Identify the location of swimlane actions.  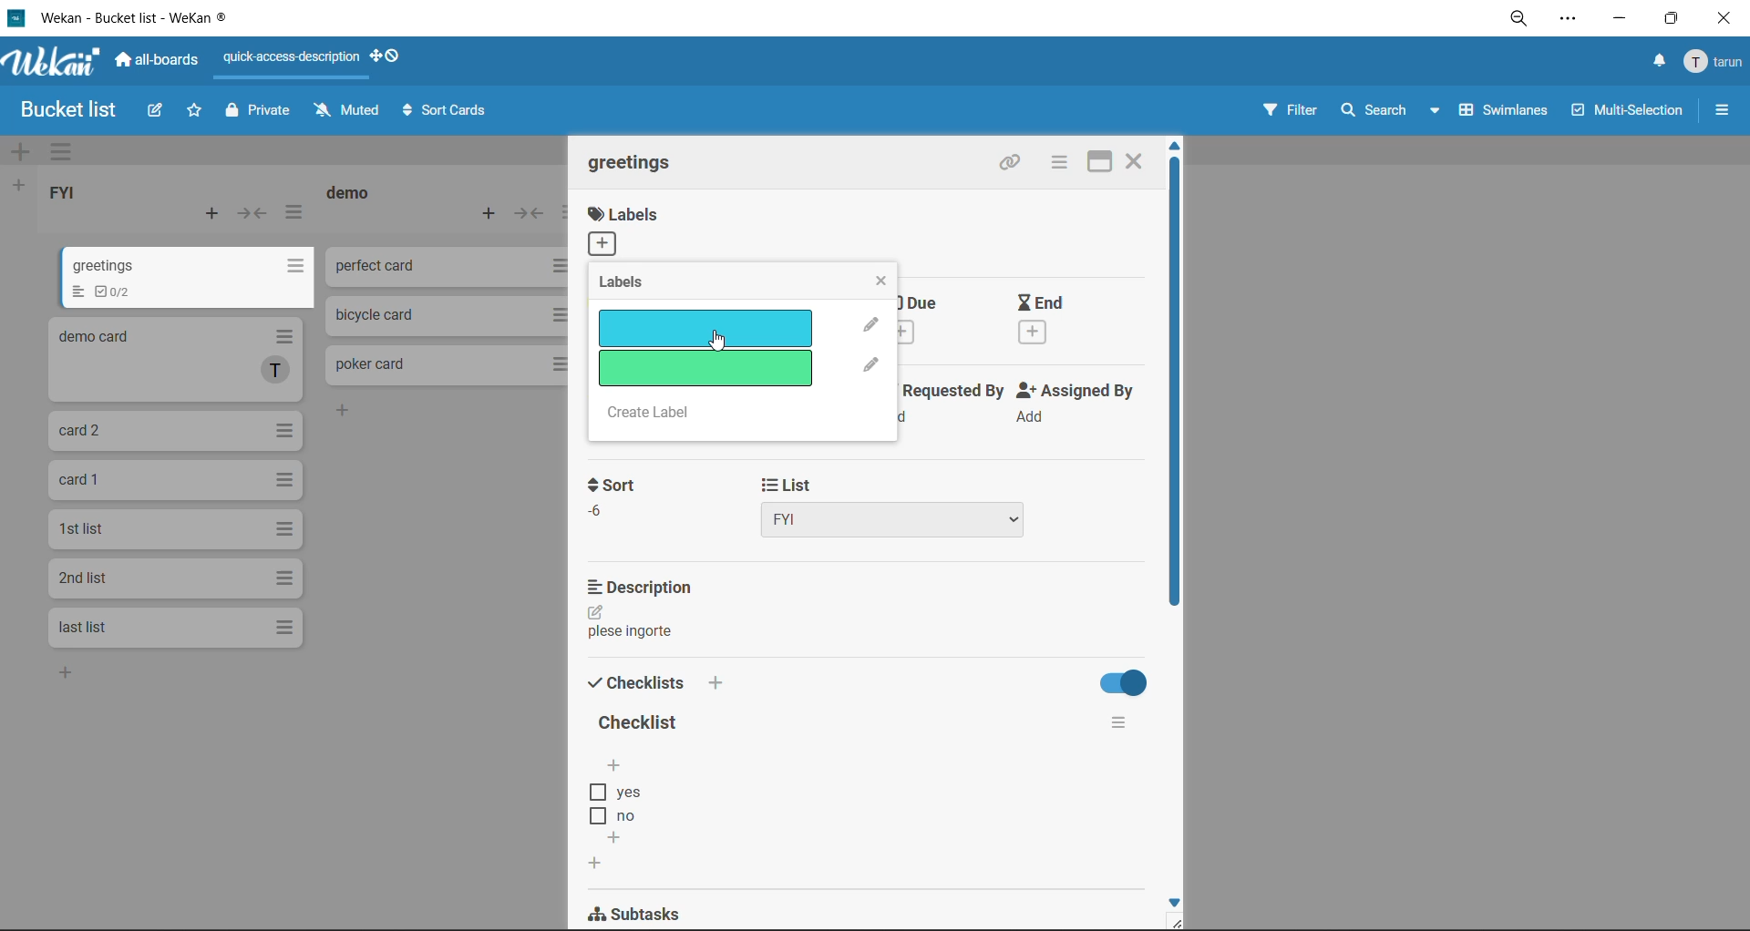
(61, 153).